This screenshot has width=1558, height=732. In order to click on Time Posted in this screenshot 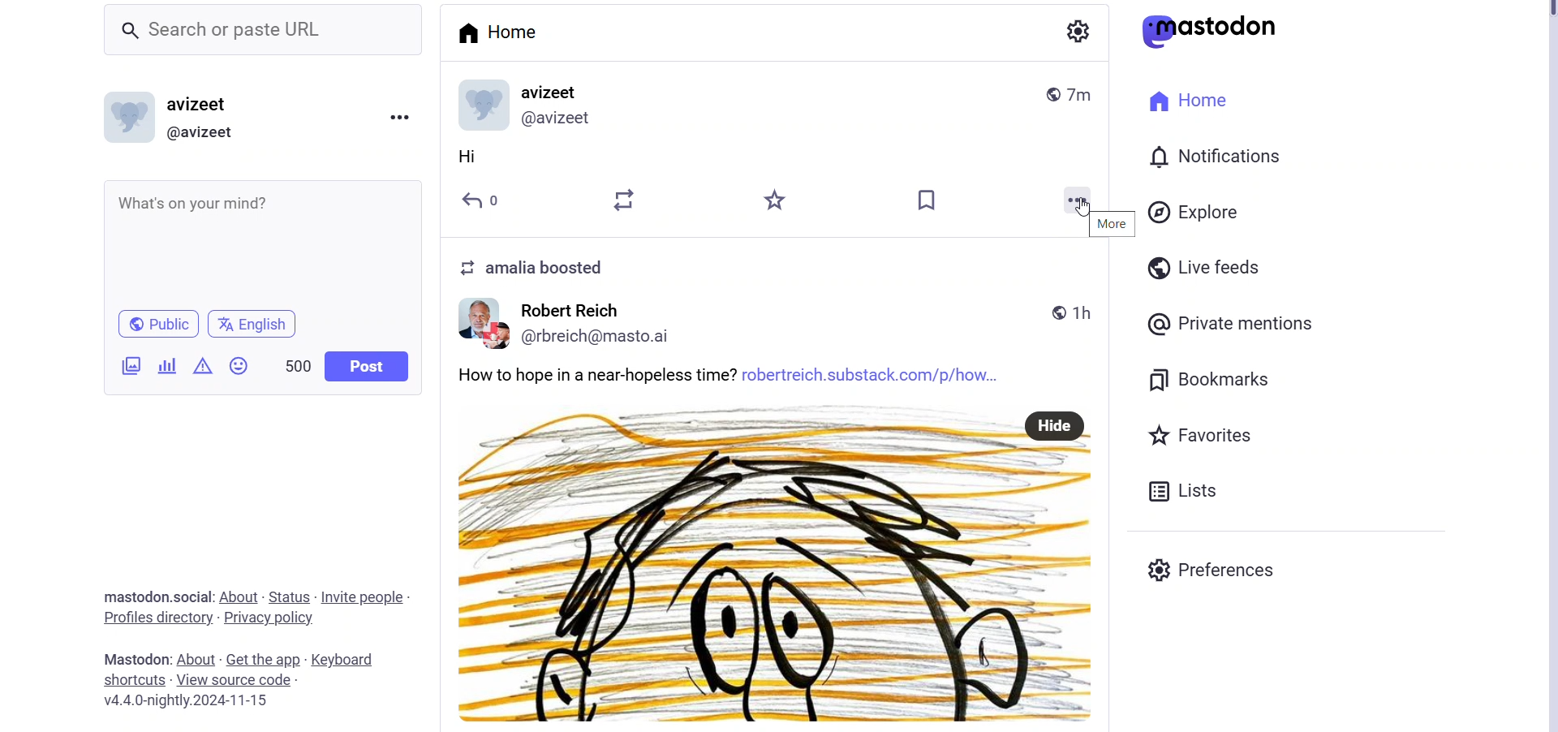, I will do `click(1071, 311)`.